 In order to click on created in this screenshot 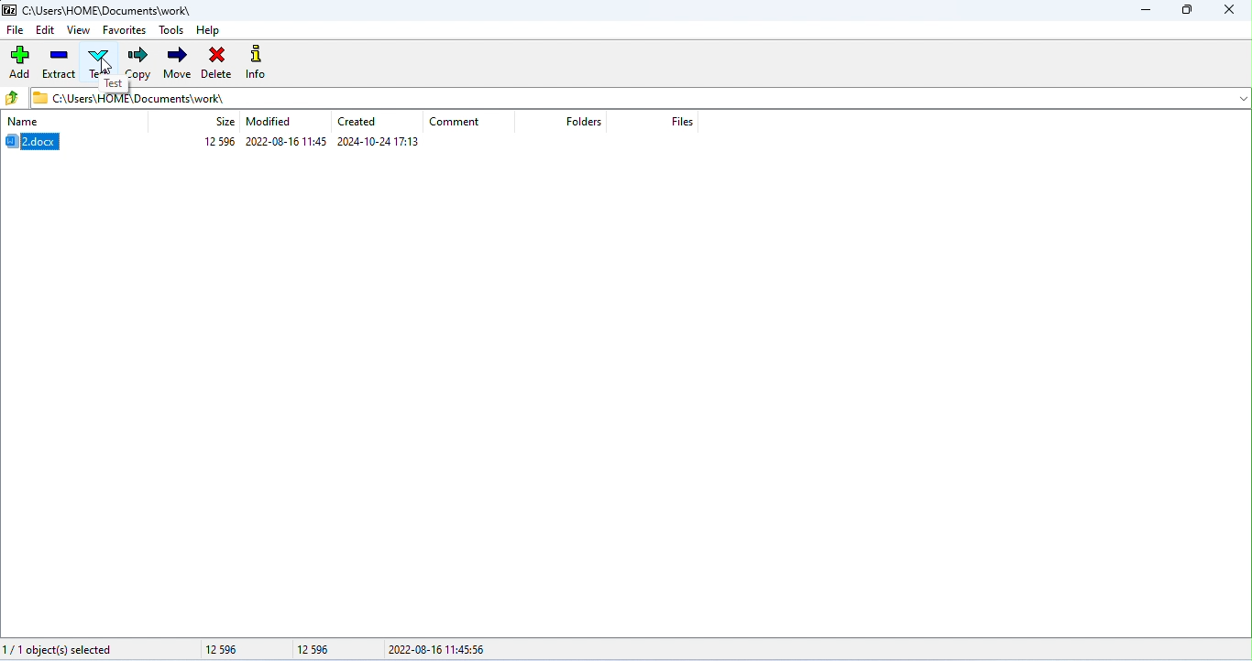, I will do `click(360, 121)`.